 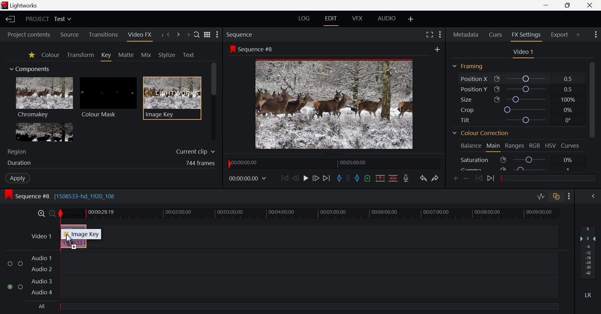 I want to click on icon, so click(x=497, y=100).